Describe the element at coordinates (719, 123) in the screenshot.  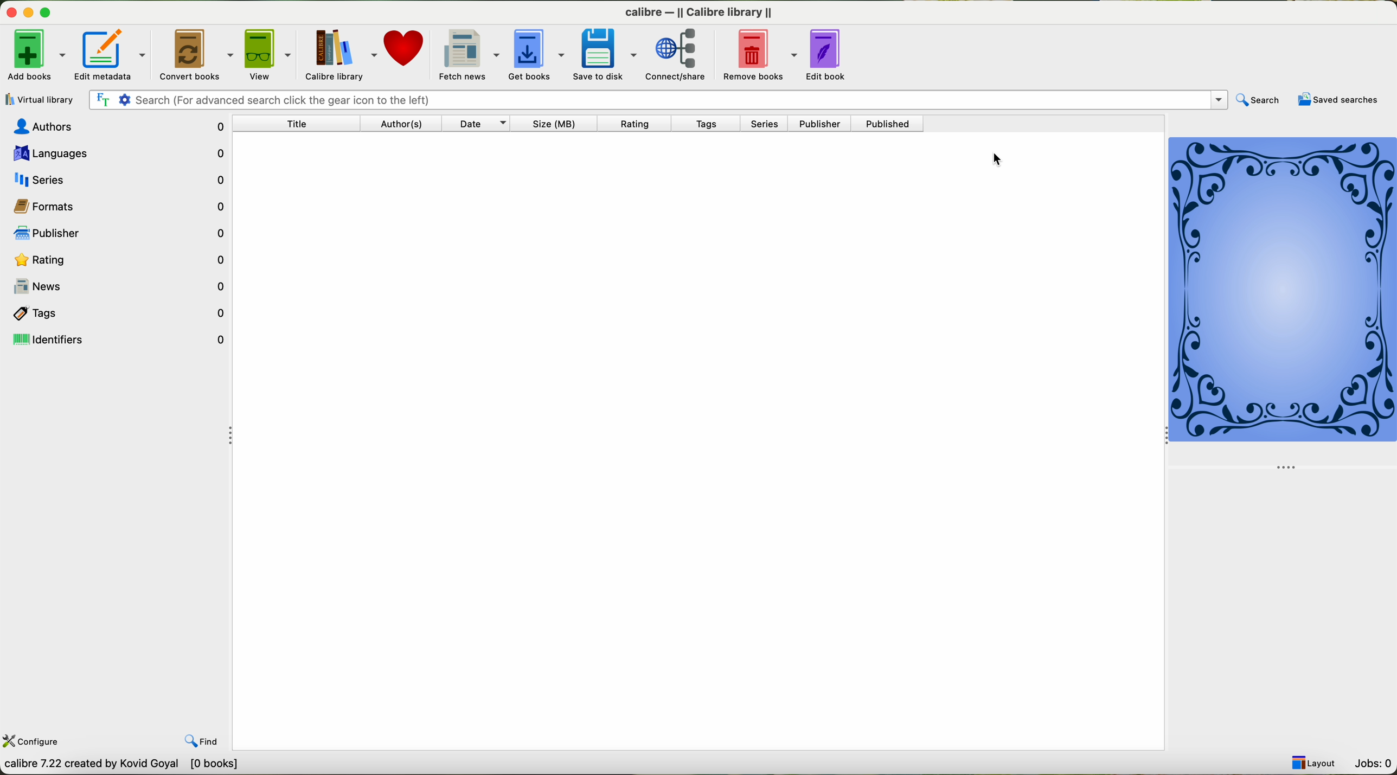
I see `tags` at that location.